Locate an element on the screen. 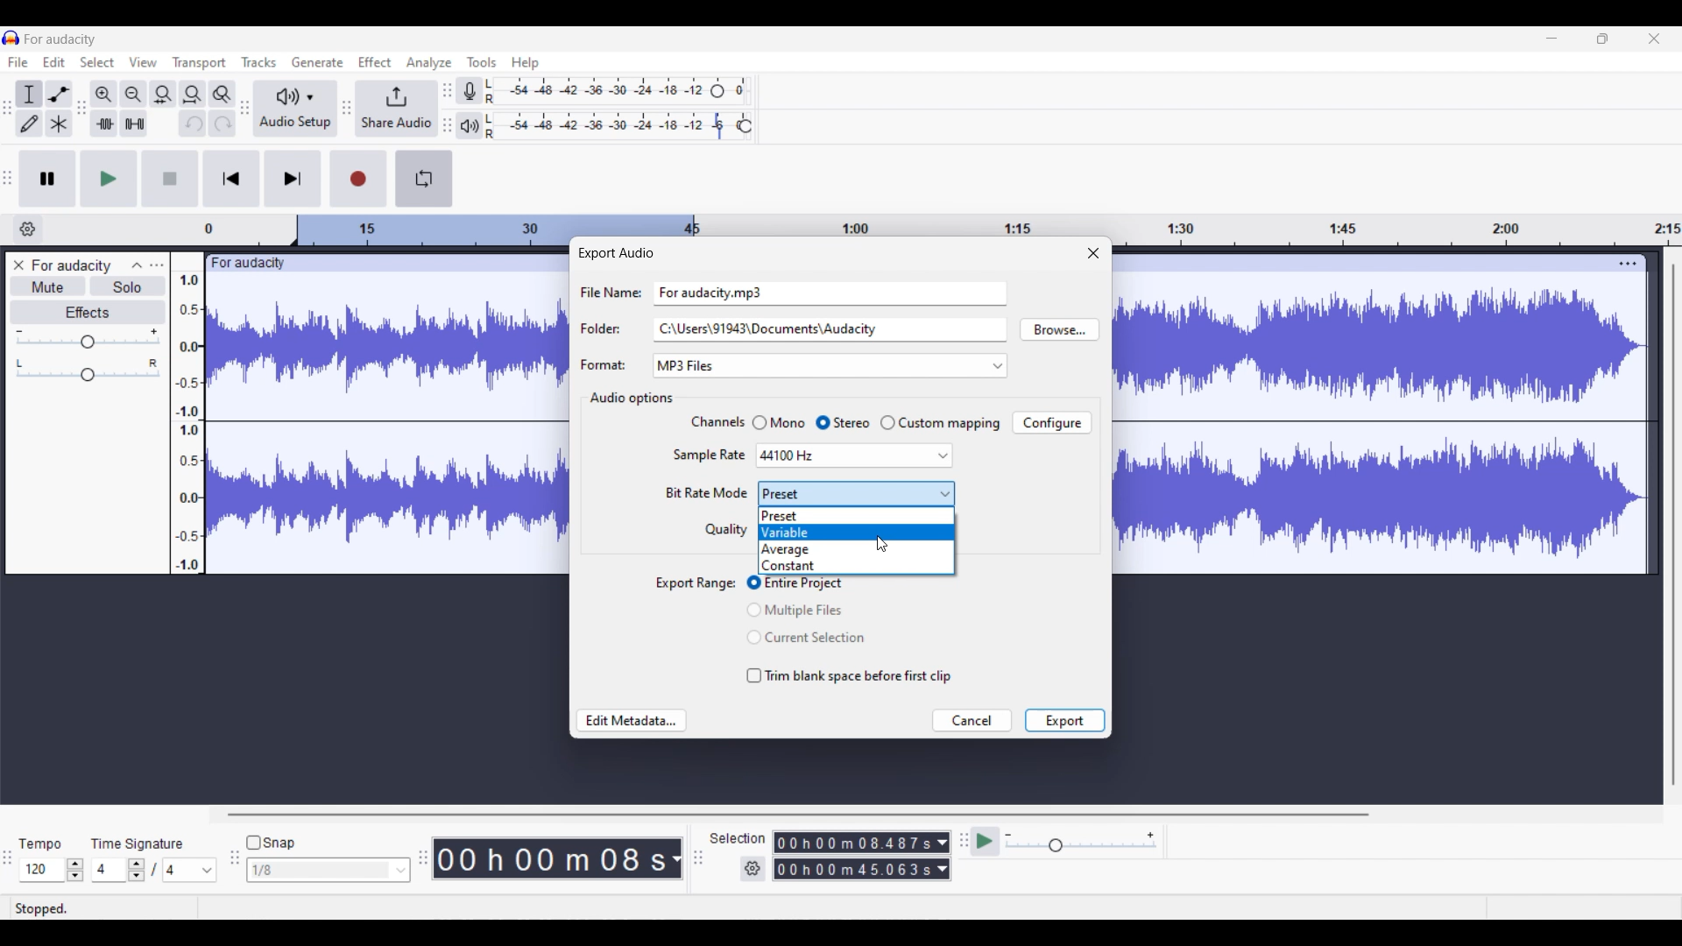 This screenshot has height=946, width=1682. Enable looping is located at coordinates (423, 179).